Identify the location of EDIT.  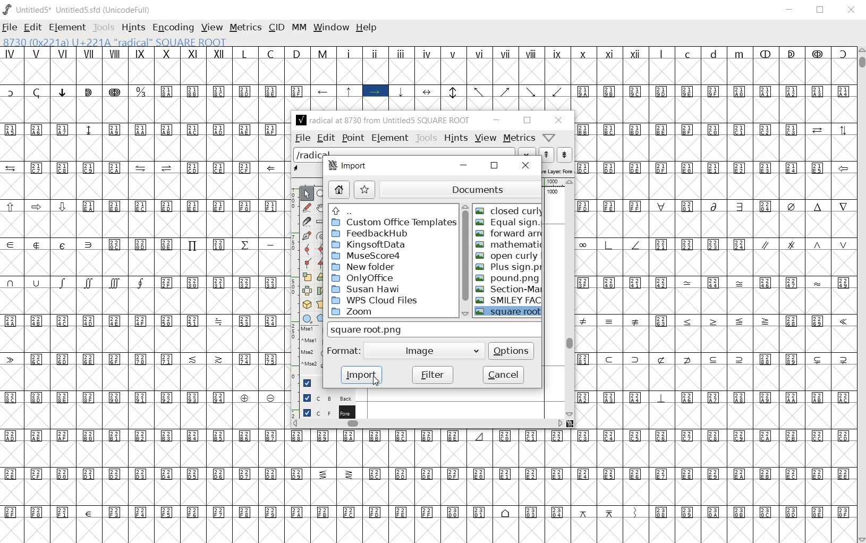
(31, 27).